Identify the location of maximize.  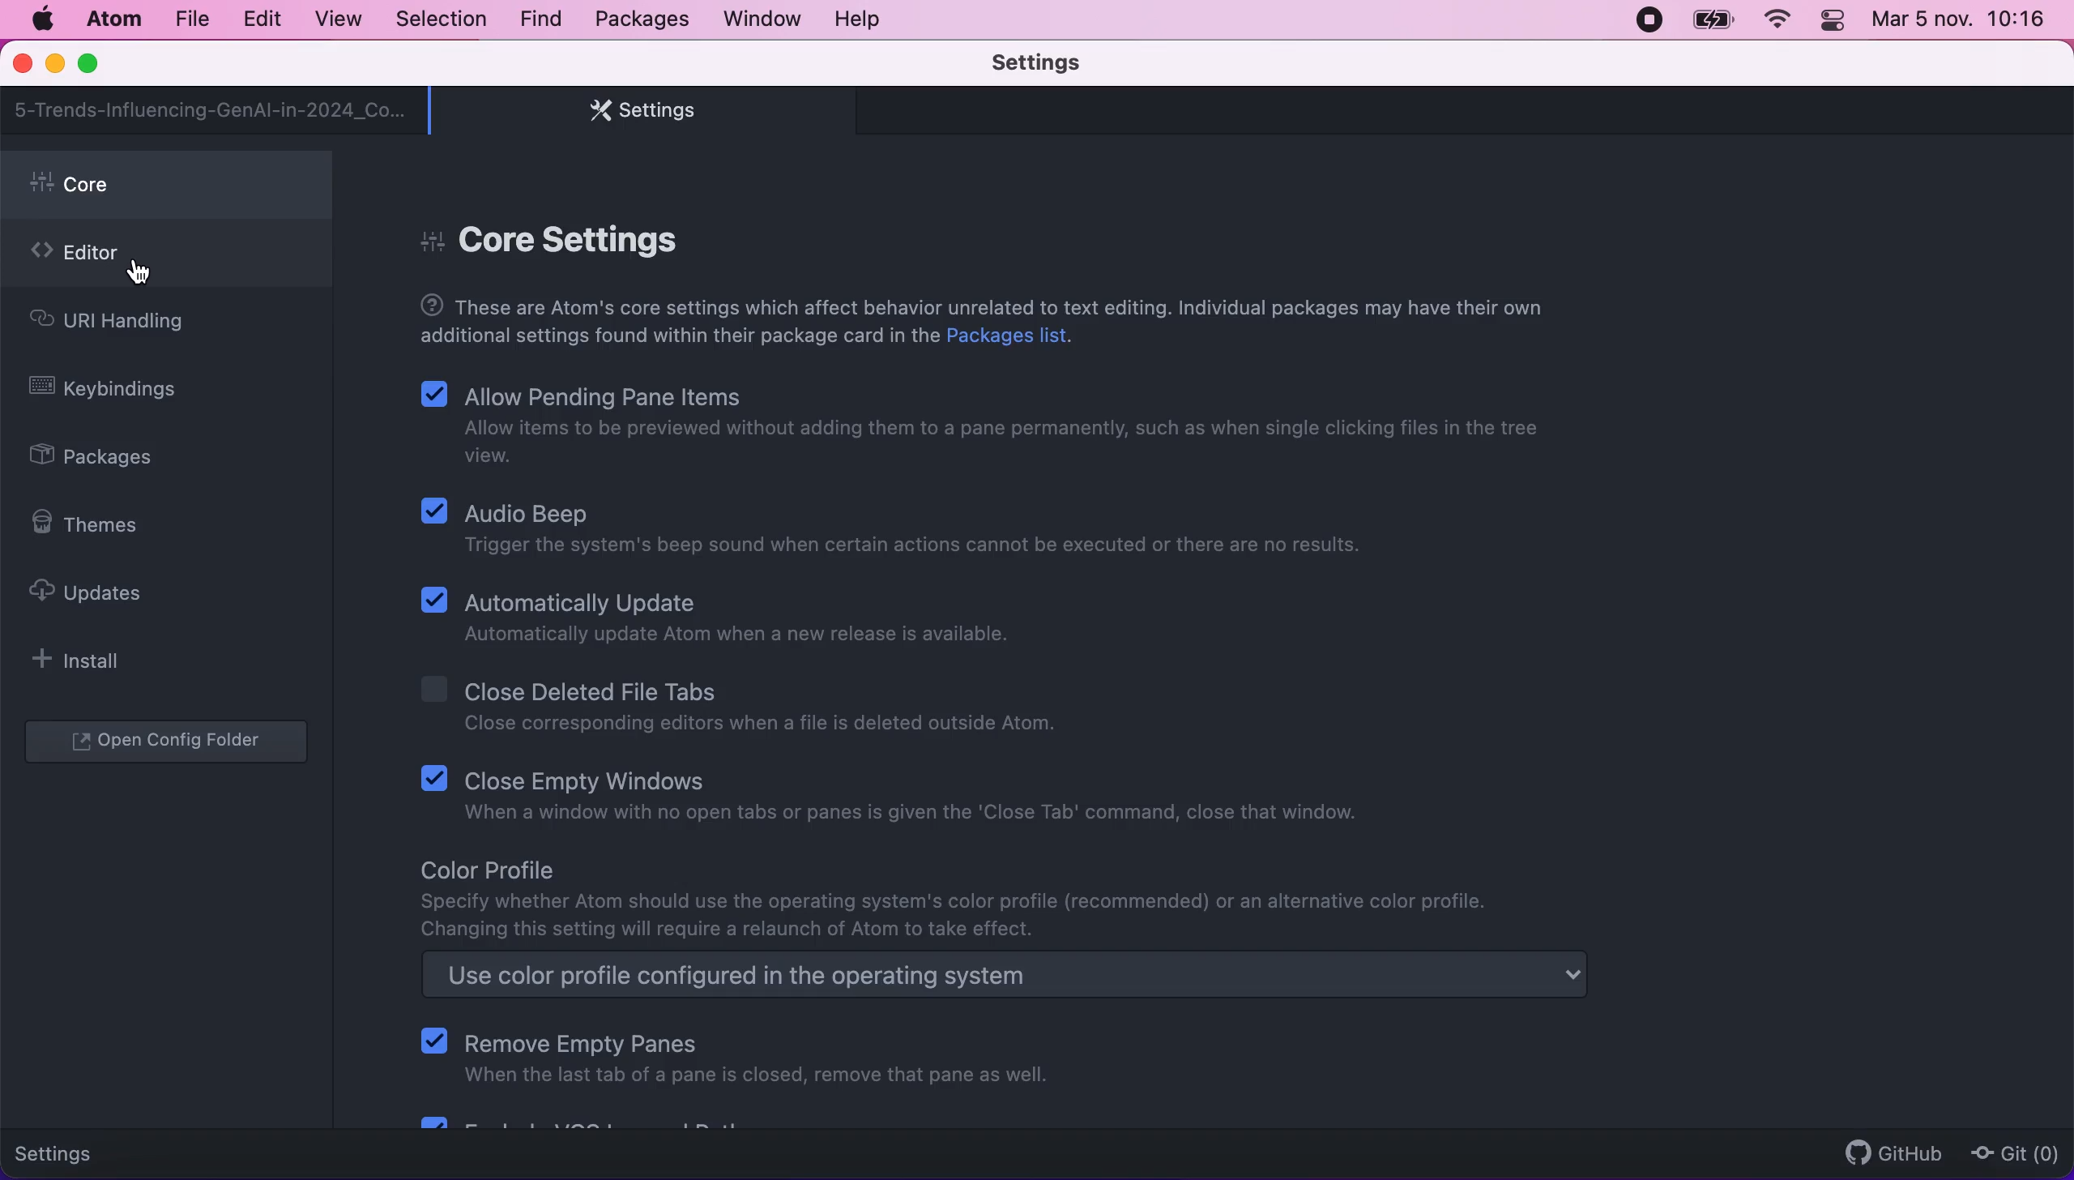
(96, 65).